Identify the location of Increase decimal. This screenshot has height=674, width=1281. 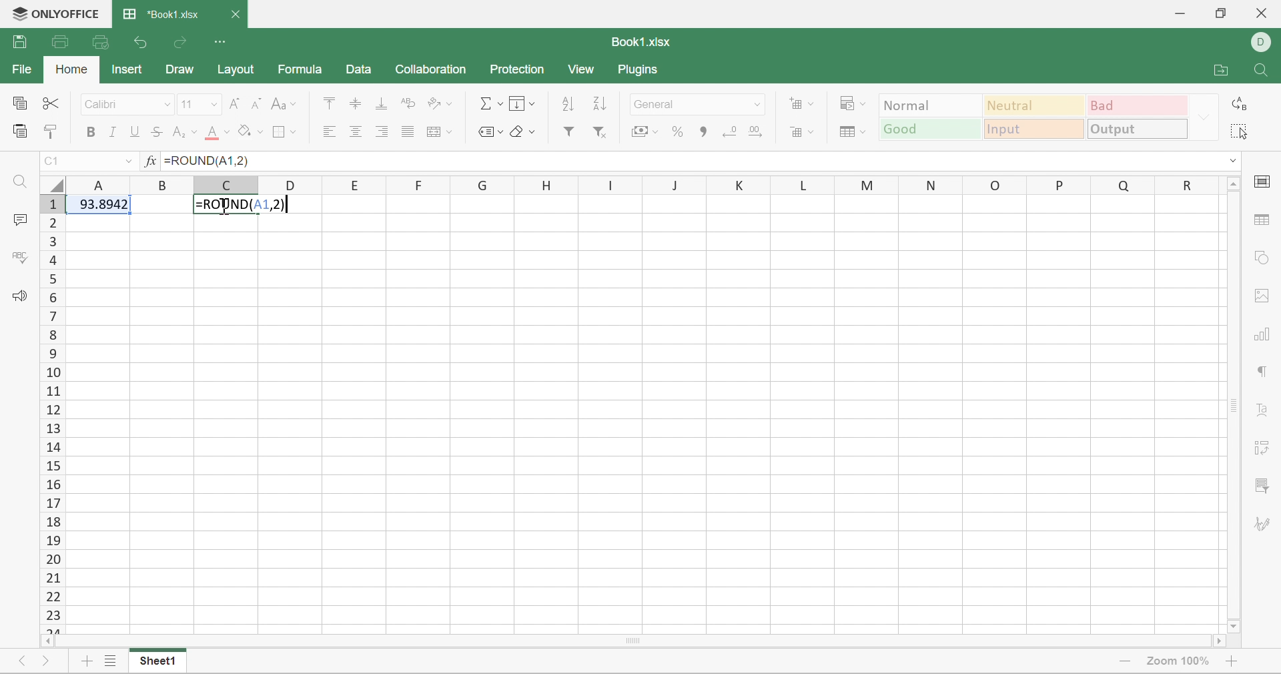
(759, 129).